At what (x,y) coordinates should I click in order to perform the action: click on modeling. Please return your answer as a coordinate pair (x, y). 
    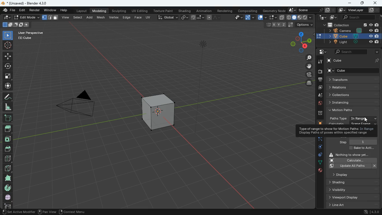
    Looking at the image, I should click on (100, 11).